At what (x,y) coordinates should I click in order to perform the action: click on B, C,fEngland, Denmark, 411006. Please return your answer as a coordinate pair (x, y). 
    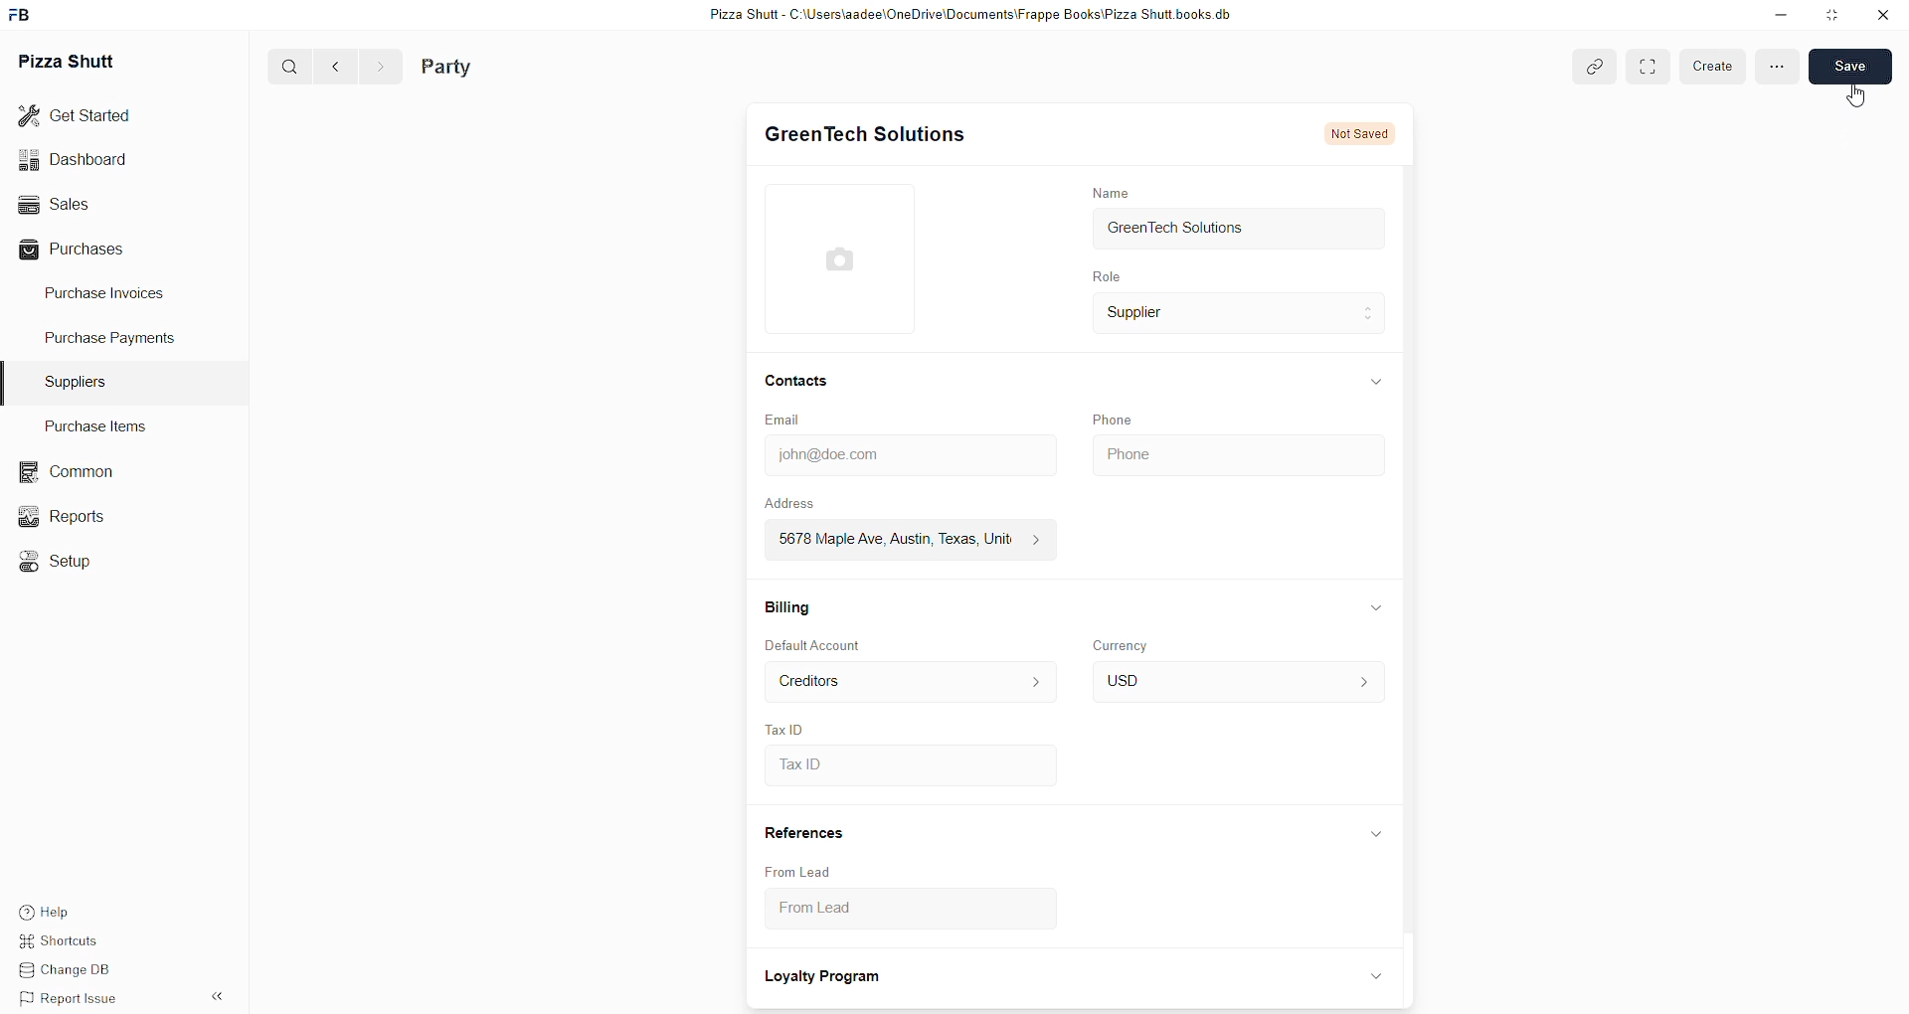
    Looking at the image, I should click on (904, 540).